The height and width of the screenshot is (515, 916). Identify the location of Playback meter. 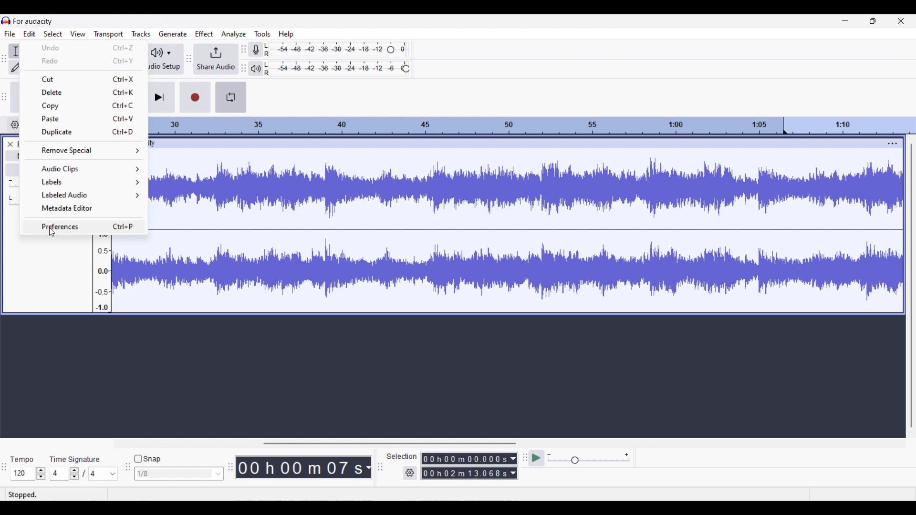
(256, 68).